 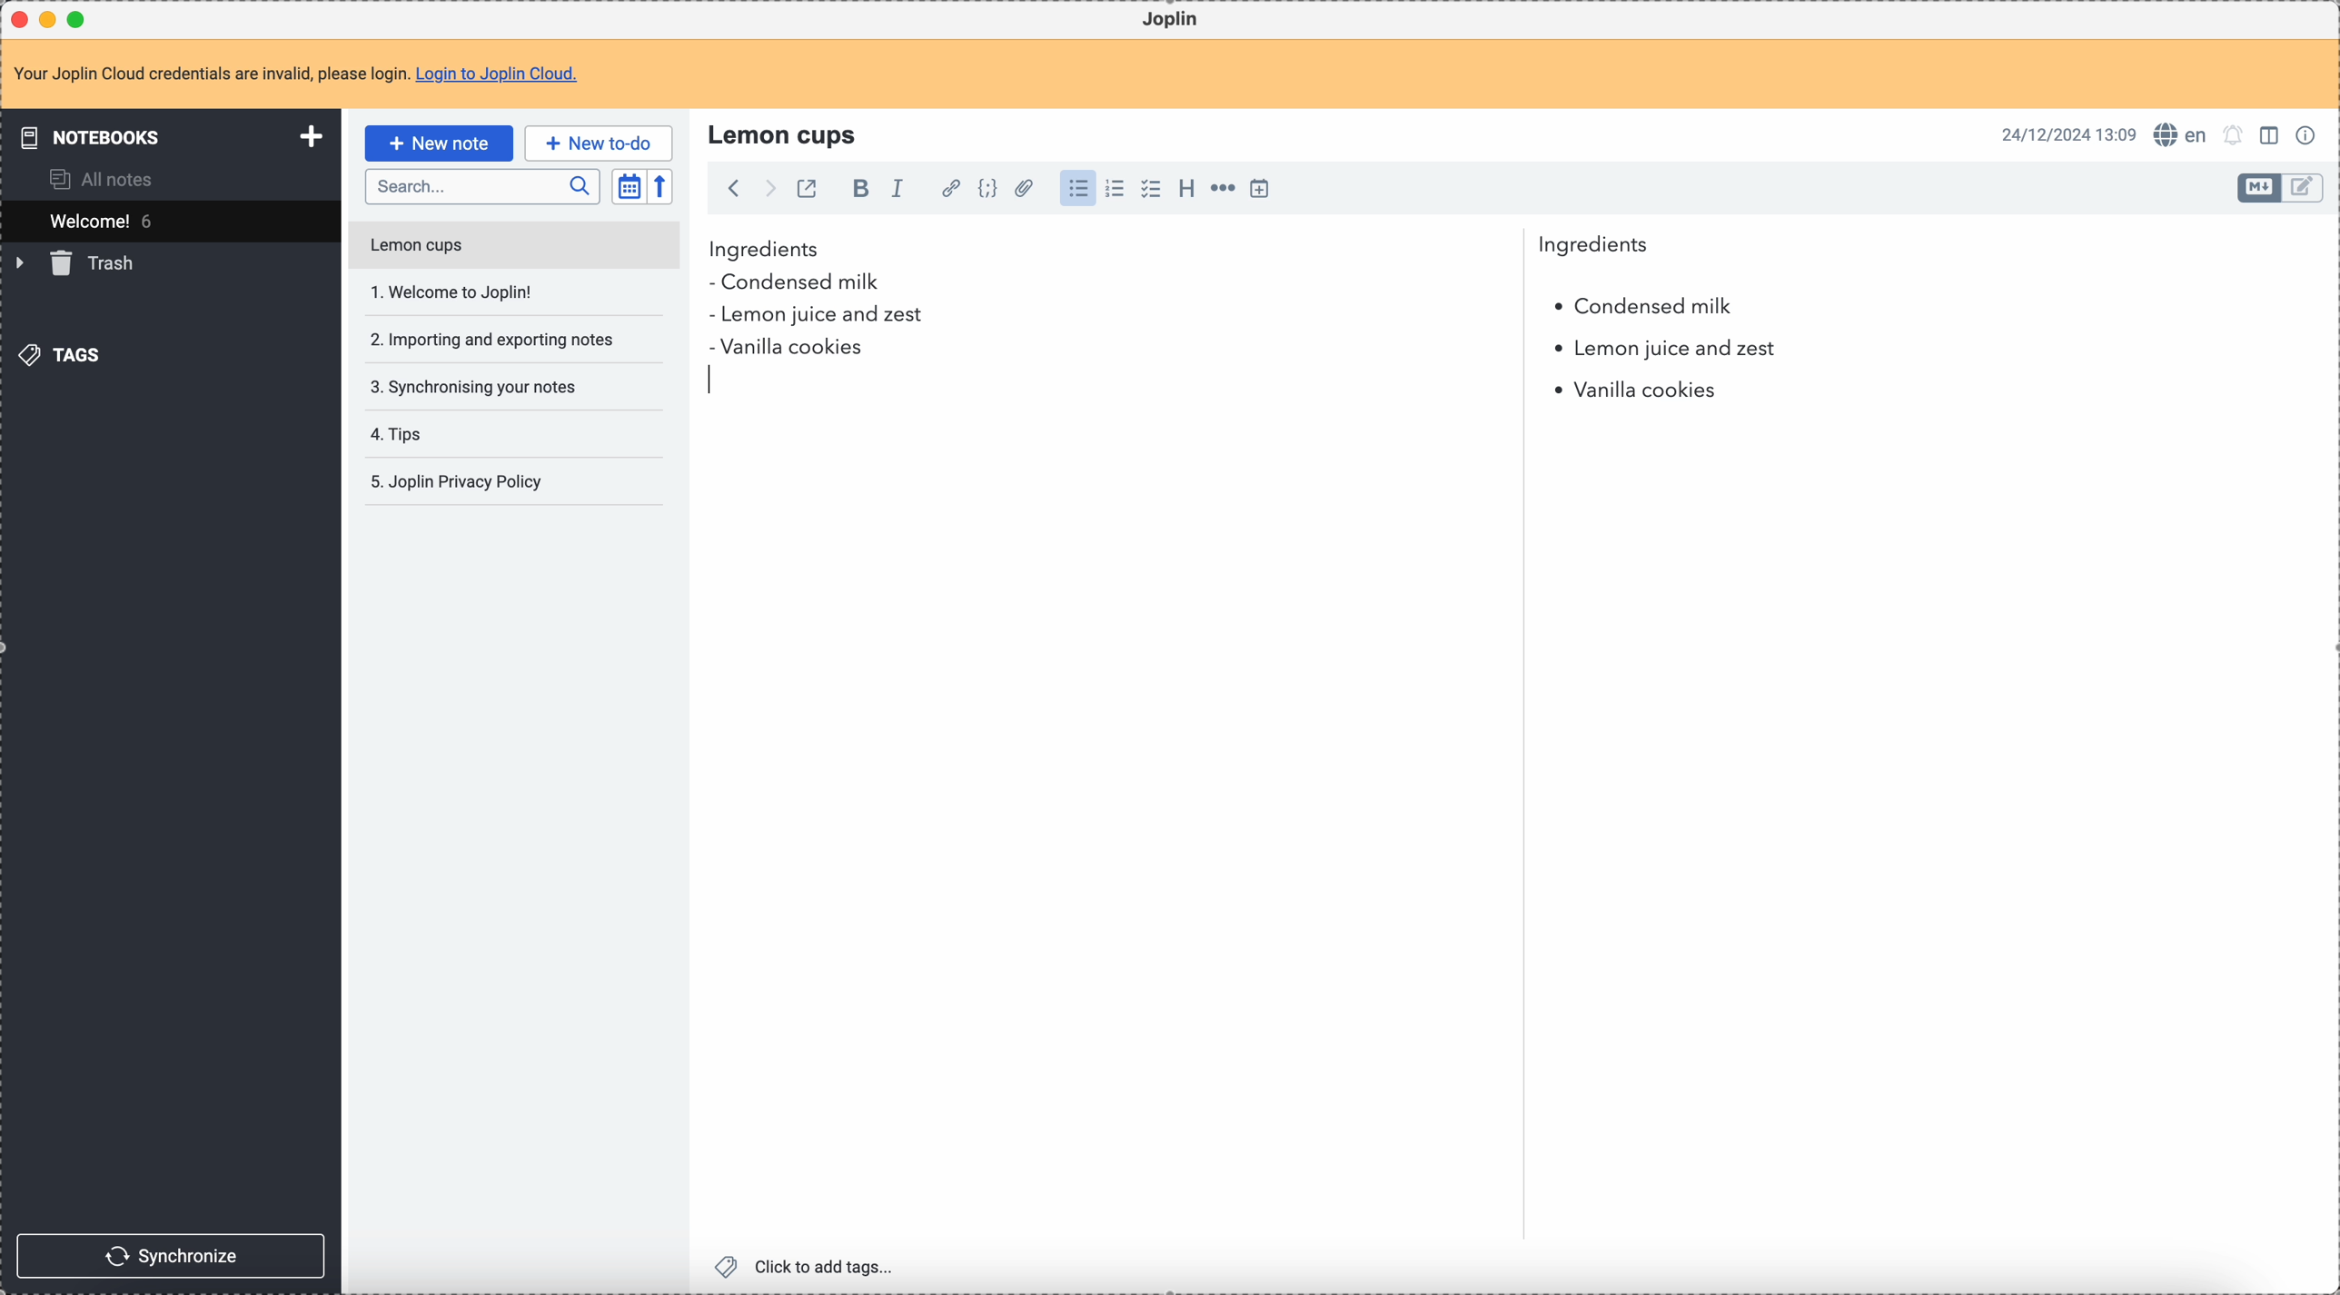 I want to click on tags, so click(x=64, y=353).